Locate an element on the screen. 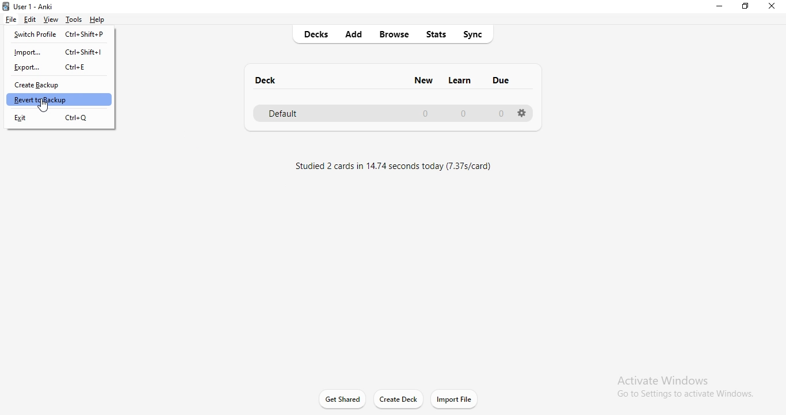 The width and height of the screenshot is (786, 415). stats is located at coordinates (438, 33).